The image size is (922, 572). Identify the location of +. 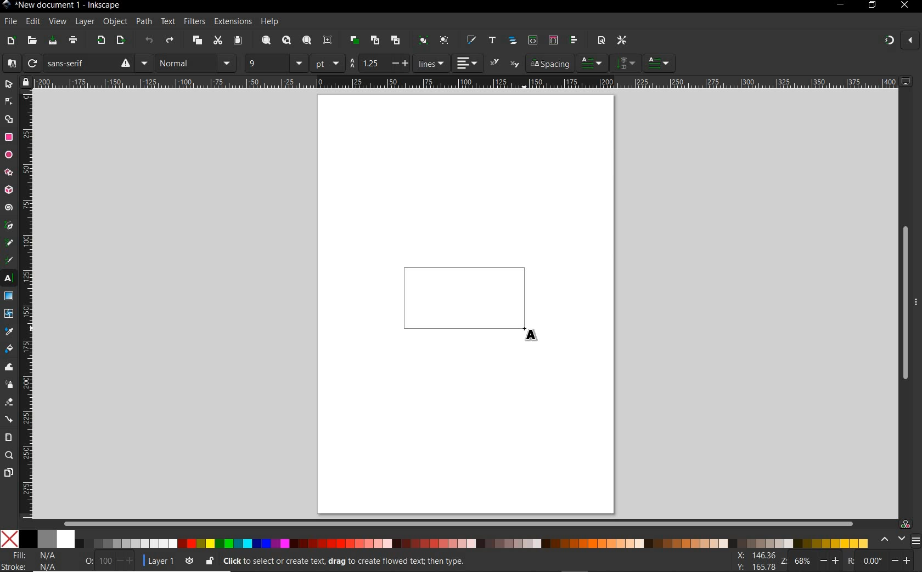
(407, 62).